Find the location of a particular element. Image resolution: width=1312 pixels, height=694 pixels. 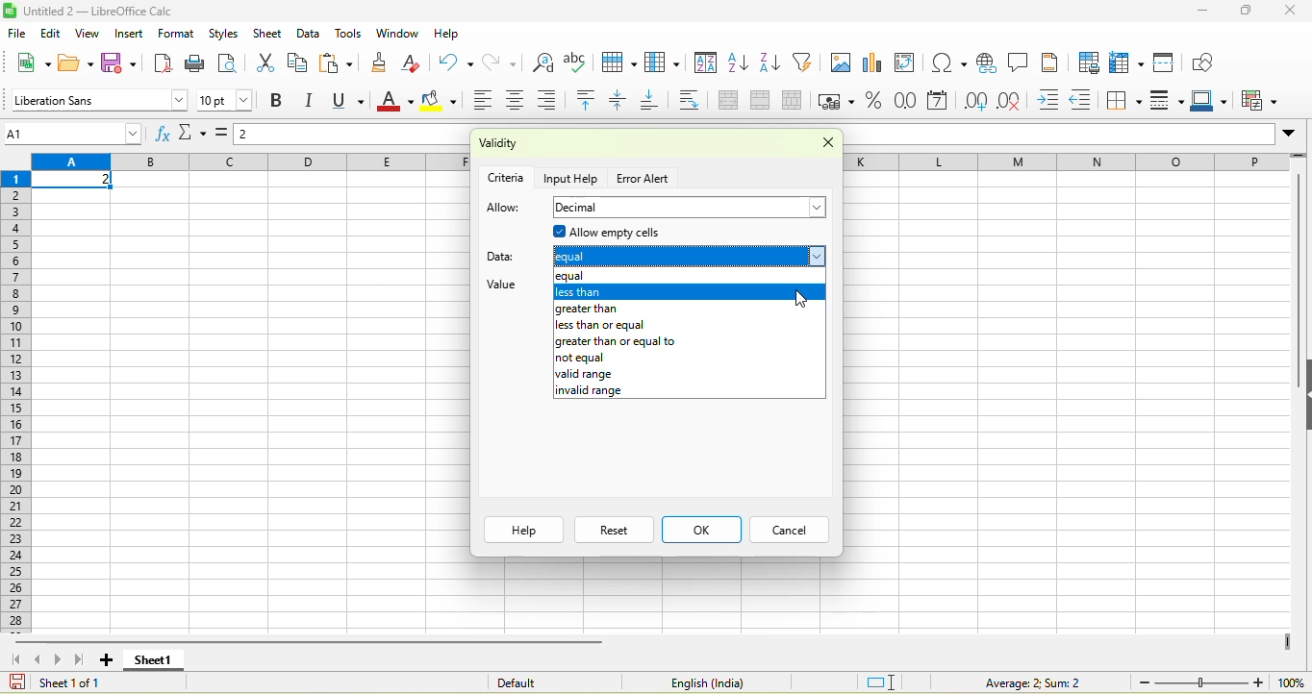

add decimal is located at coordinates (976, 101).